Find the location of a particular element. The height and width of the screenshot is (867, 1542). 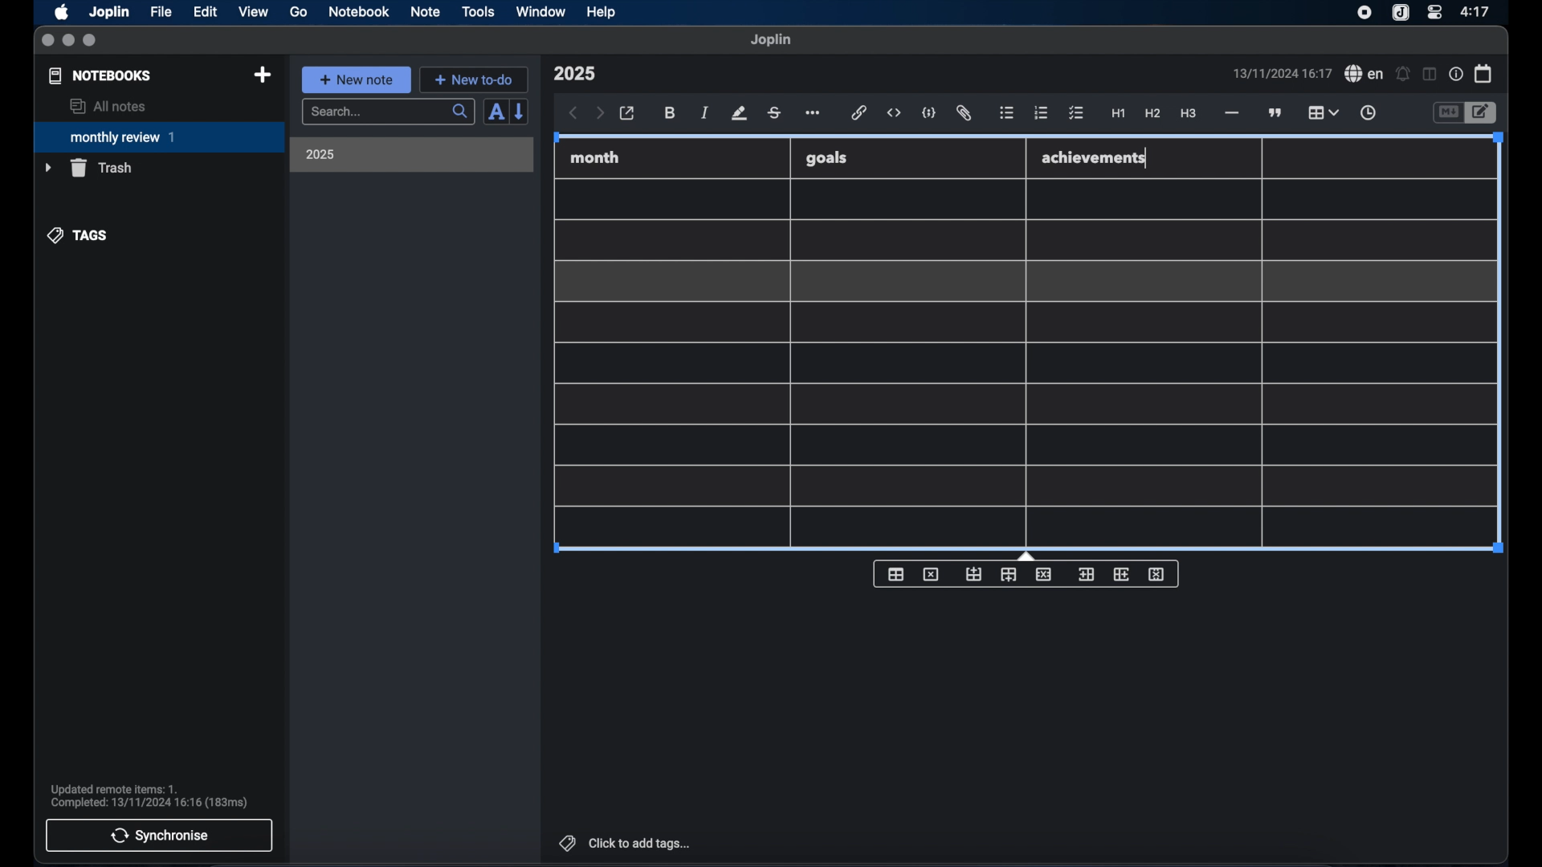

delete row is located at coordinates (1045, 573).